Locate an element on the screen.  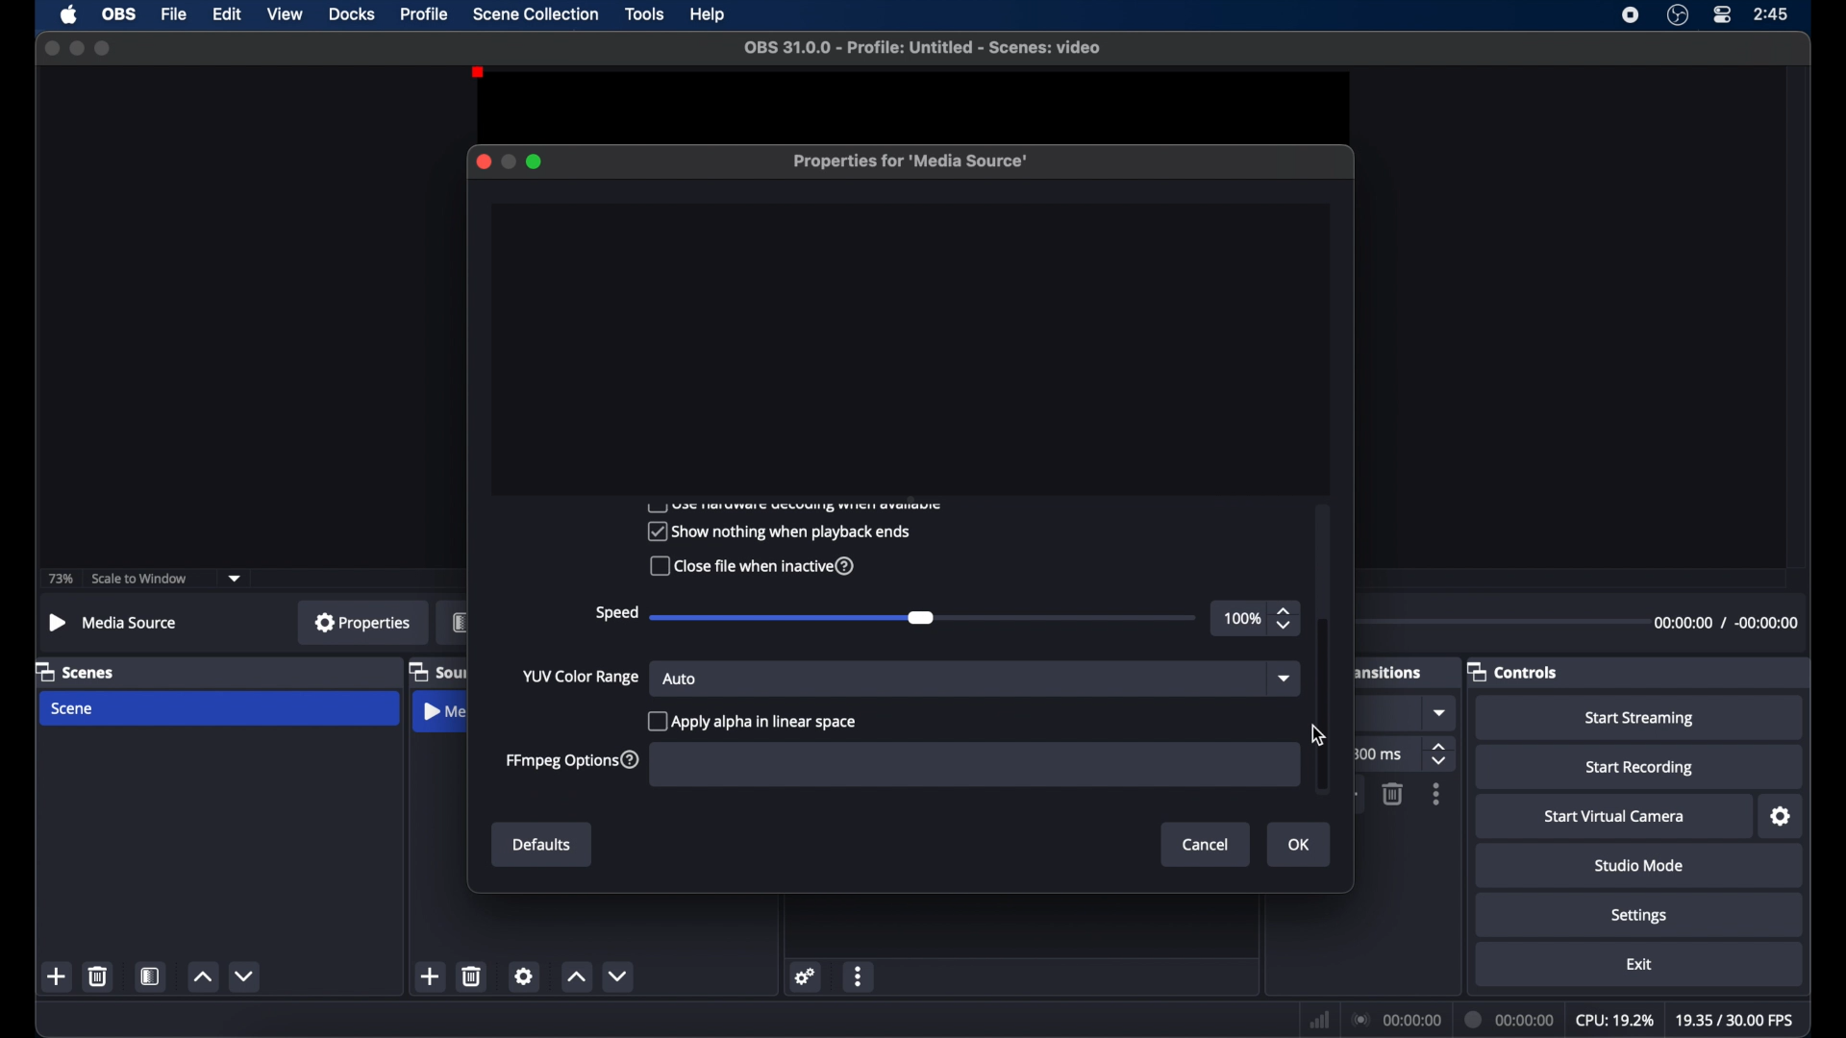
maximize is located at coordinates (536, 161).